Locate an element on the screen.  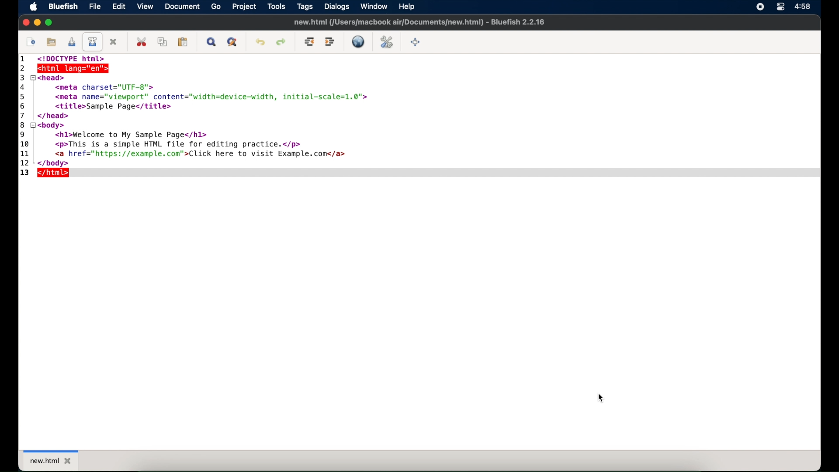
copy is located at coordinates (163, 42).